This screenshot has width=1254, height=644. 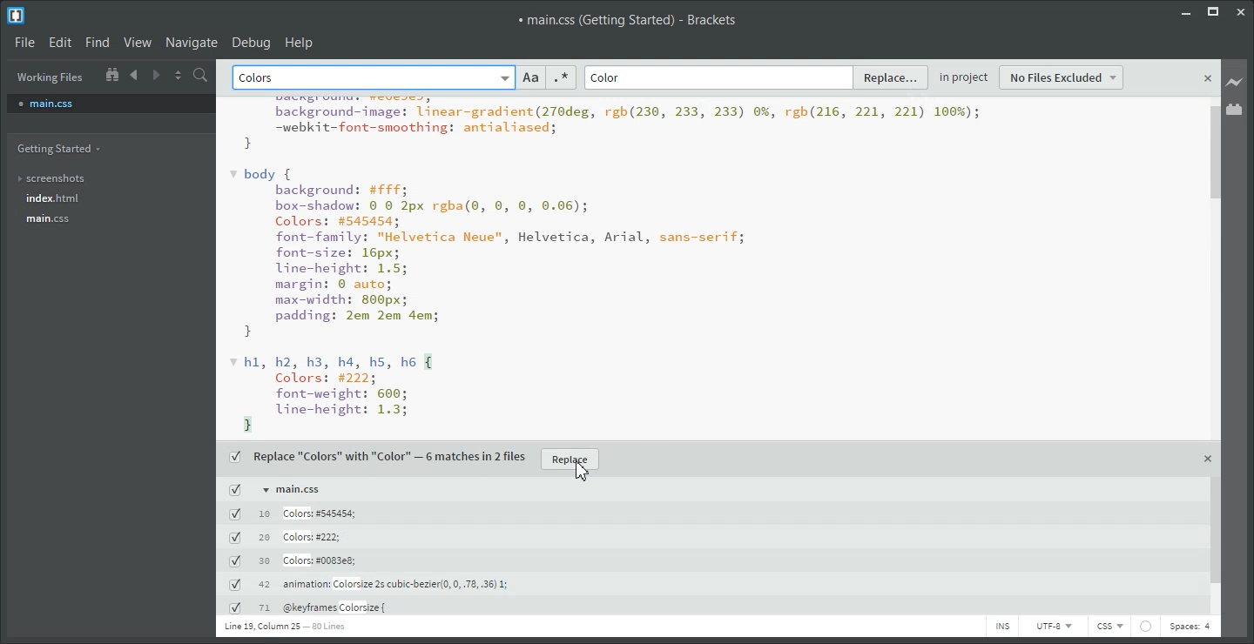 What do you see at coordinates (893, 77) in the screenshot?
I see `Replace` at bounding box center [893, 77].